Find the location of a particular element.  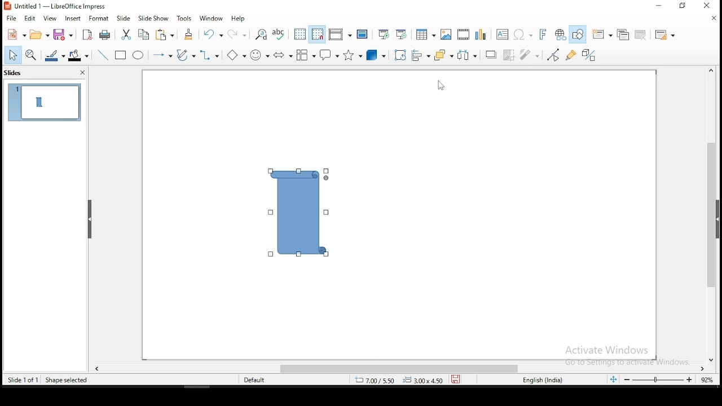

show draw functions is located at coordinates (579, 34).